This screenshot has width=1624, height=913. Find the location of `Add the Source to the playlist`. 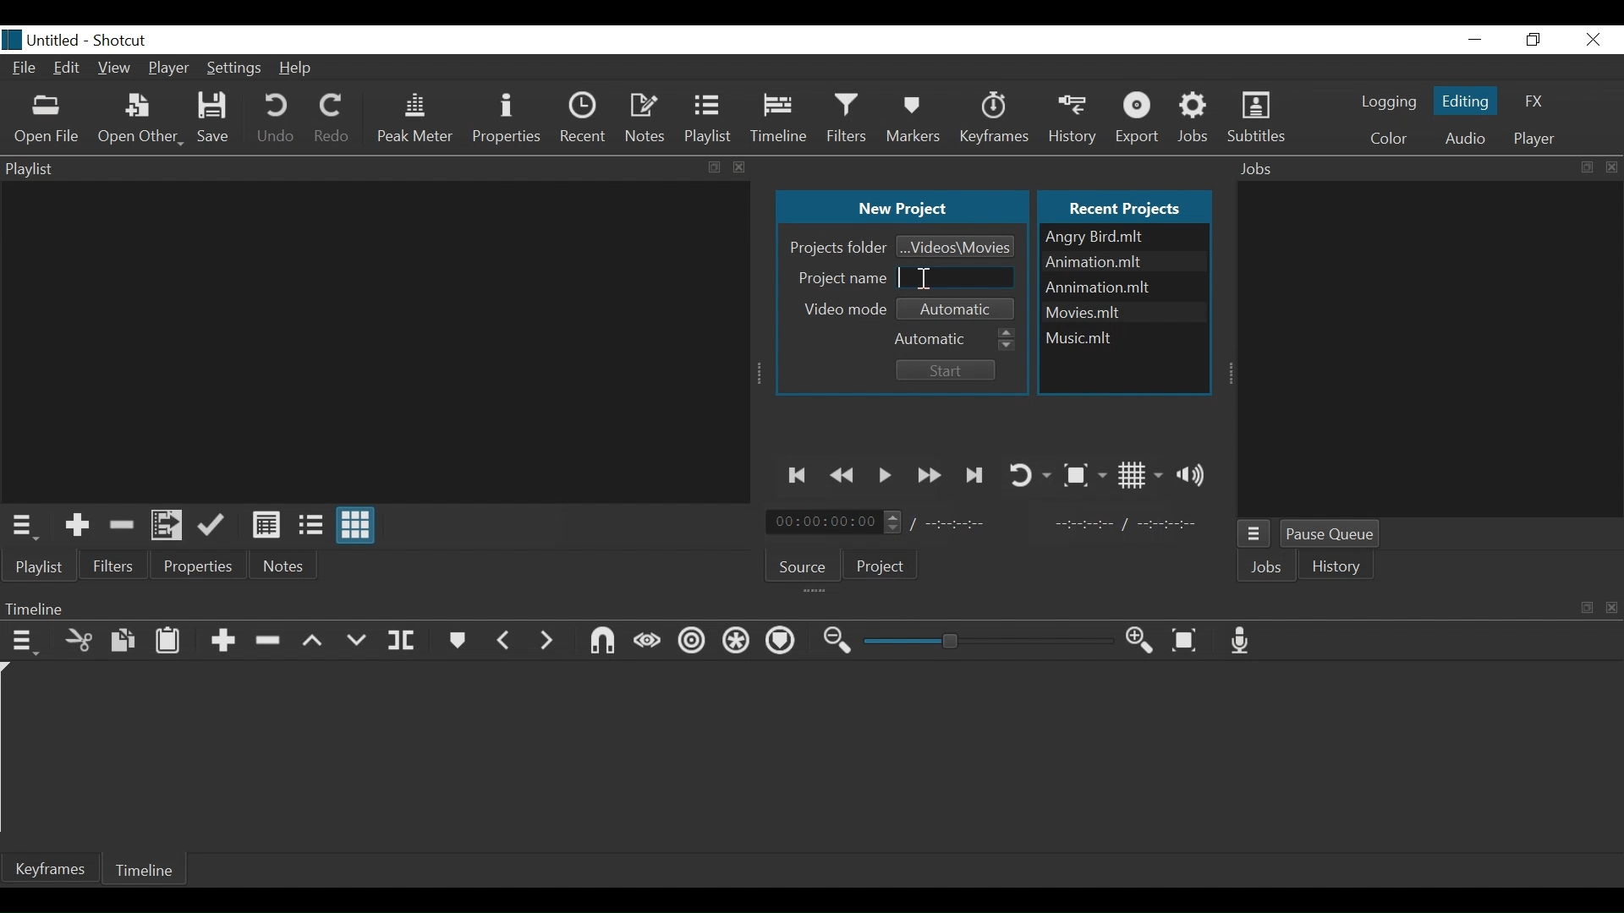

Add the Source to the playlist is located at coordinates (77, 525).